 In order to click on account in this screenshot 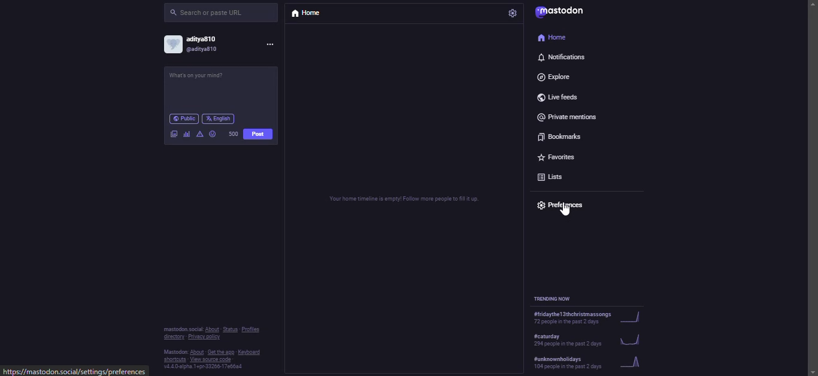, I will do `click(198, 46)`.